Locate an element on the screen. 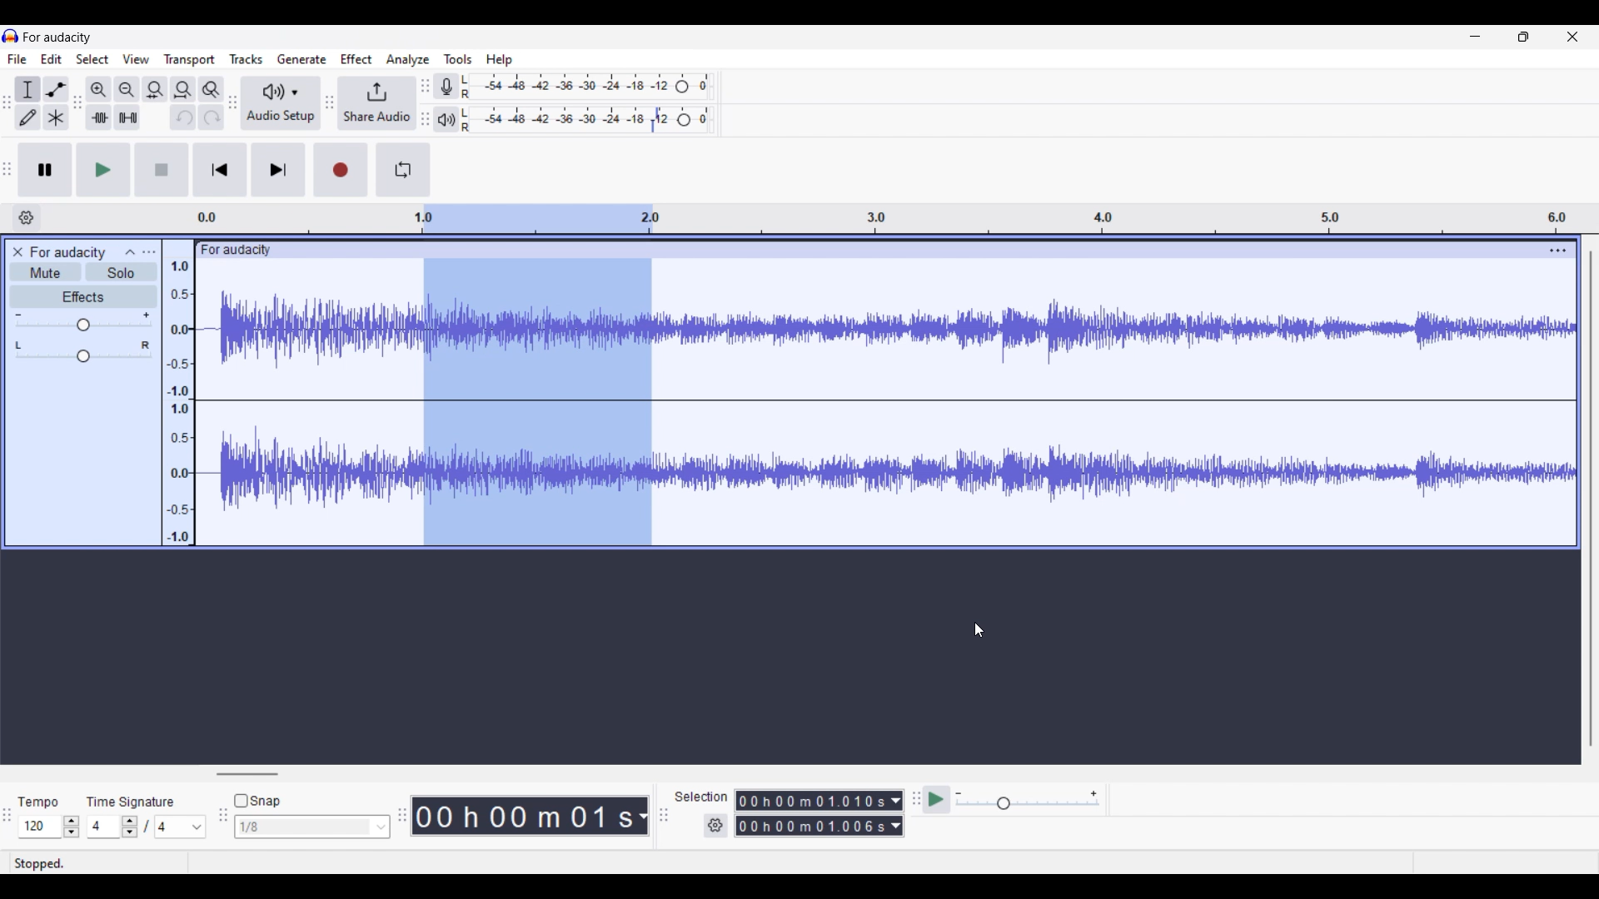 The height and width of the screenshot is (899, 1599). Close interface is located at coordinates (1572, 37).